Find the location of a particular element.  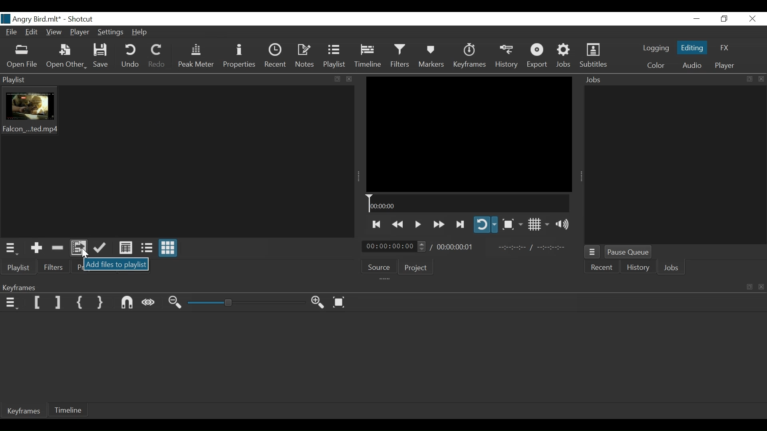

Recent is located at coordinates (603, 267).